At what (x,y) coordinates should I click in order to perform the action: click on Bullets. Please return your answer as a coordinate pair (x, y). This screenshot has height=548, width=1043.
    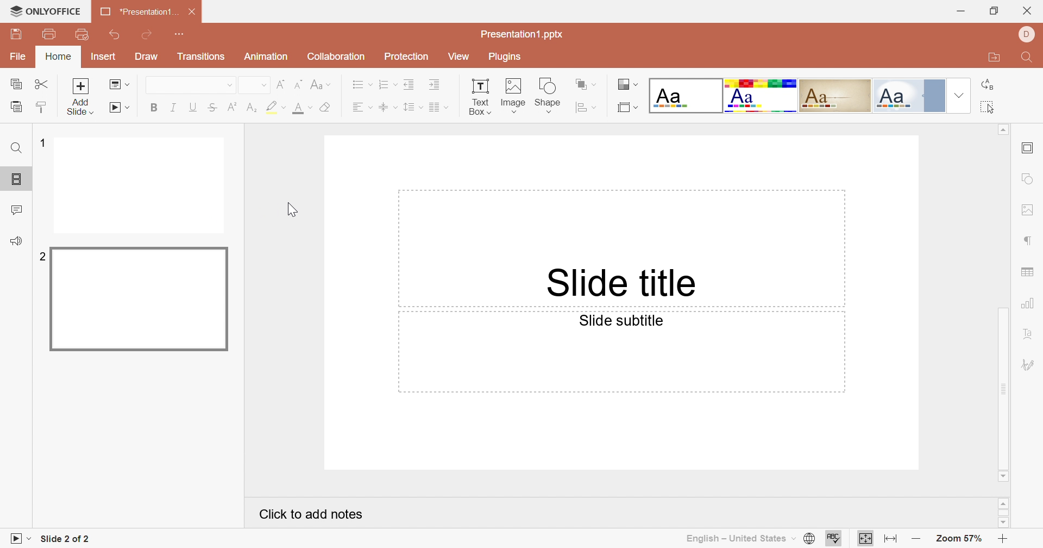
    Looking at the image, I should click on (357, 85).